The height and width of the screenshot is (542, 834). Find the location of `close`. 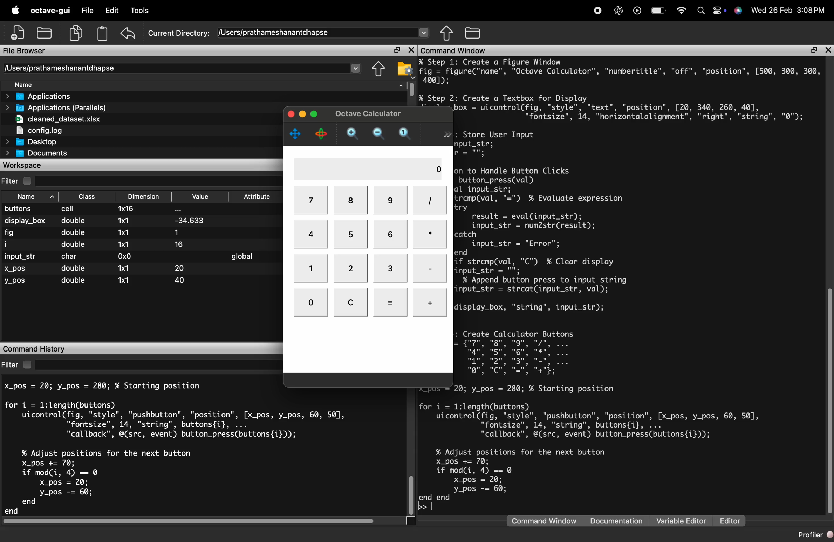

close is located at coordinates (396, 348).